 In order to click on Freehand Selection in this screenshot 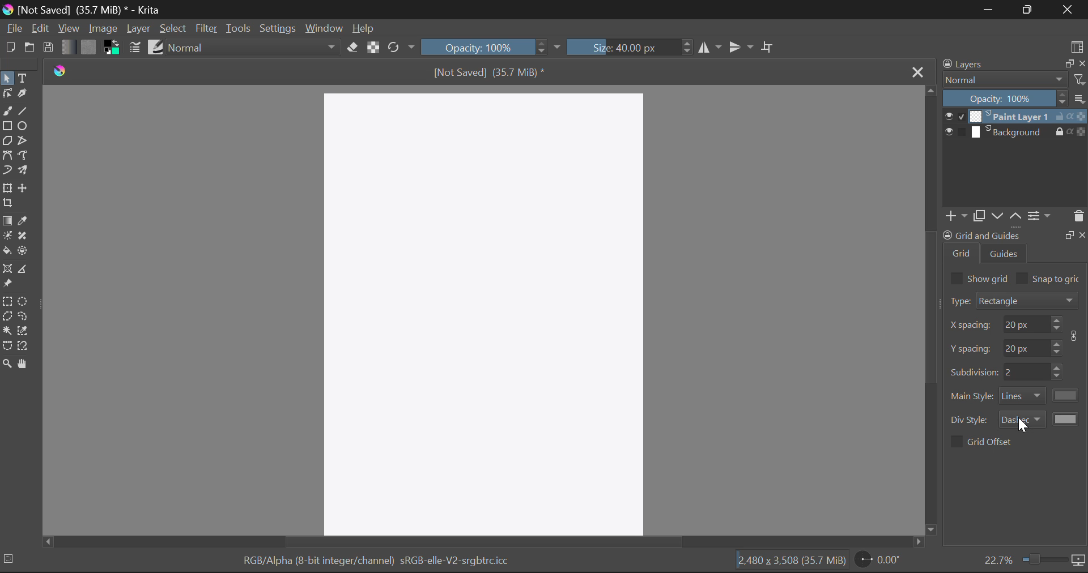, I will do `click(24, 317)`.